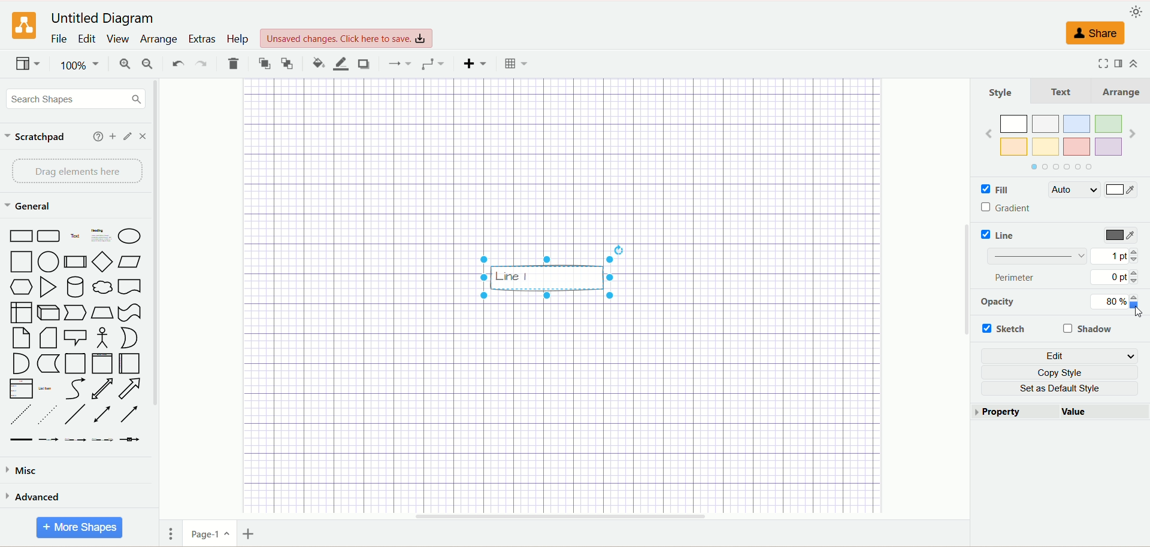 This screenshot has width=1150, height=547. I want to click on Dashed Line, so click(20, 414).